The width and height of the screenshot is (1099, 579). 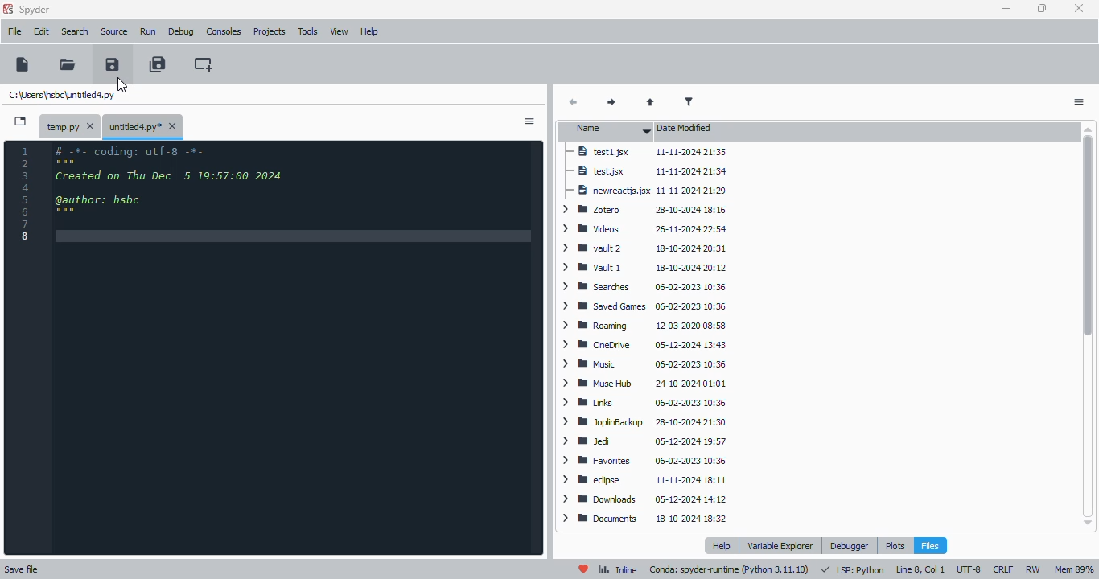 I want to click on file names, so click(x=603, y=335).